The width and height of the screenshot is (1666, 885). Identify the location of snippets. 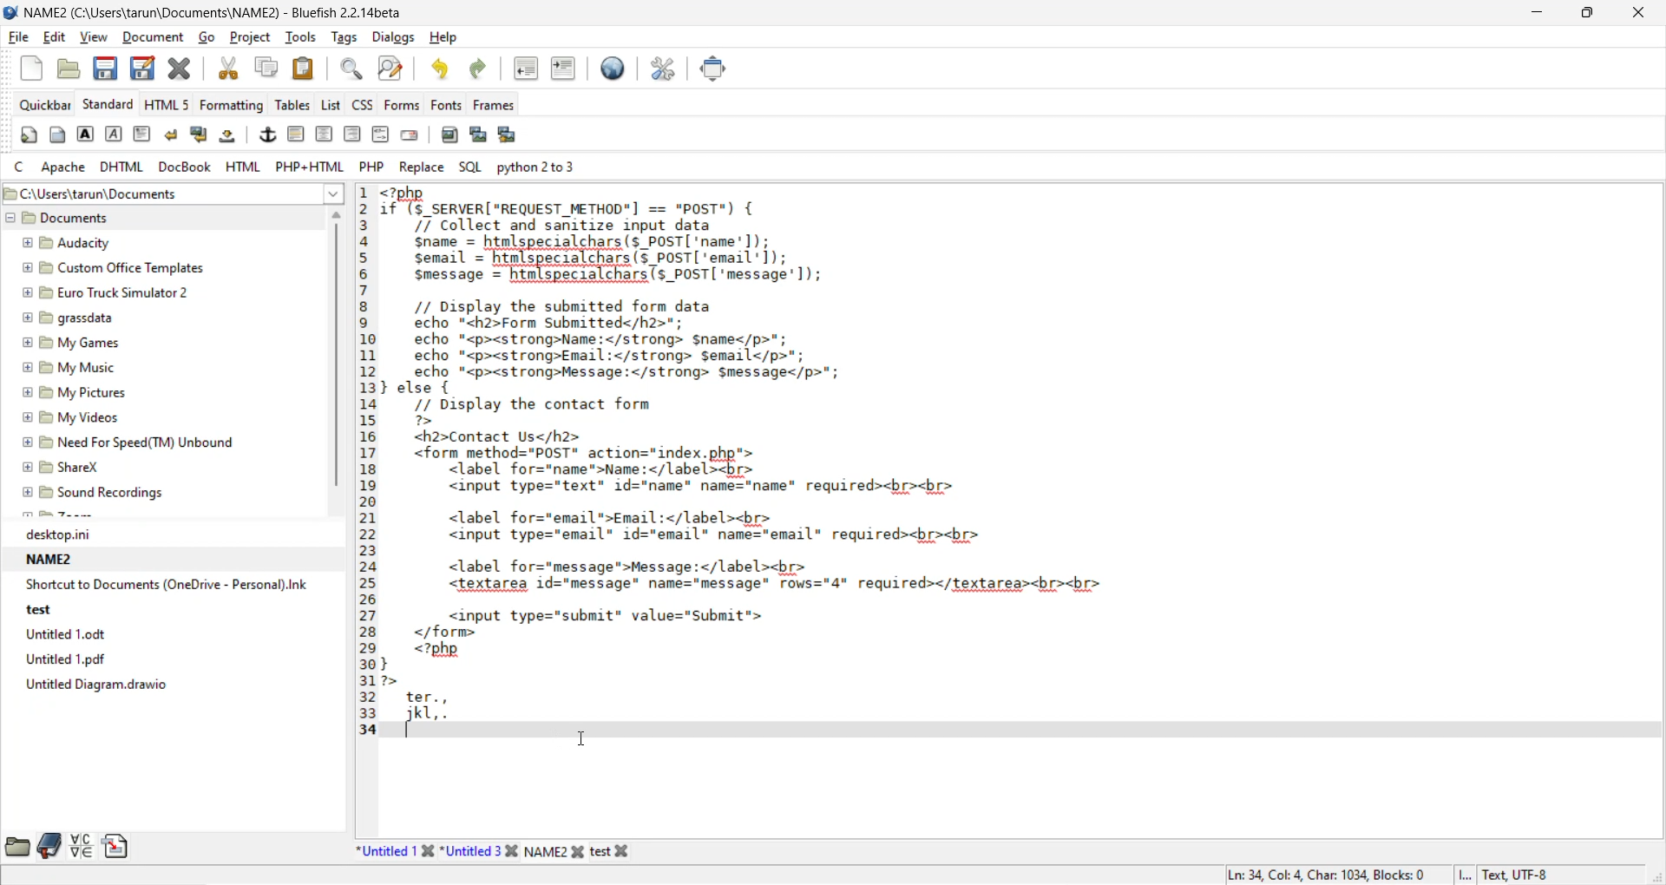
(119, 848).